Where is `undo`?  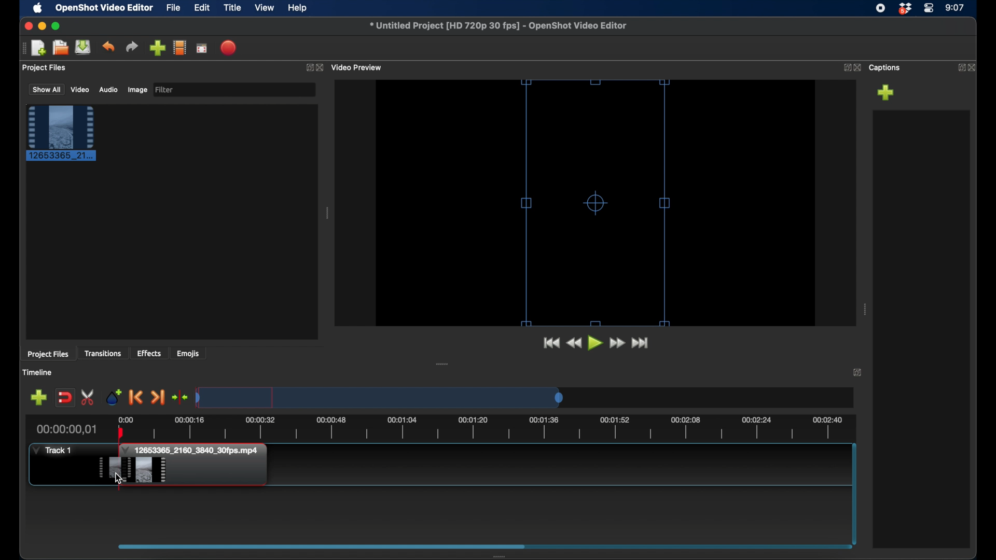
undo is located at coordinates (109, 46).